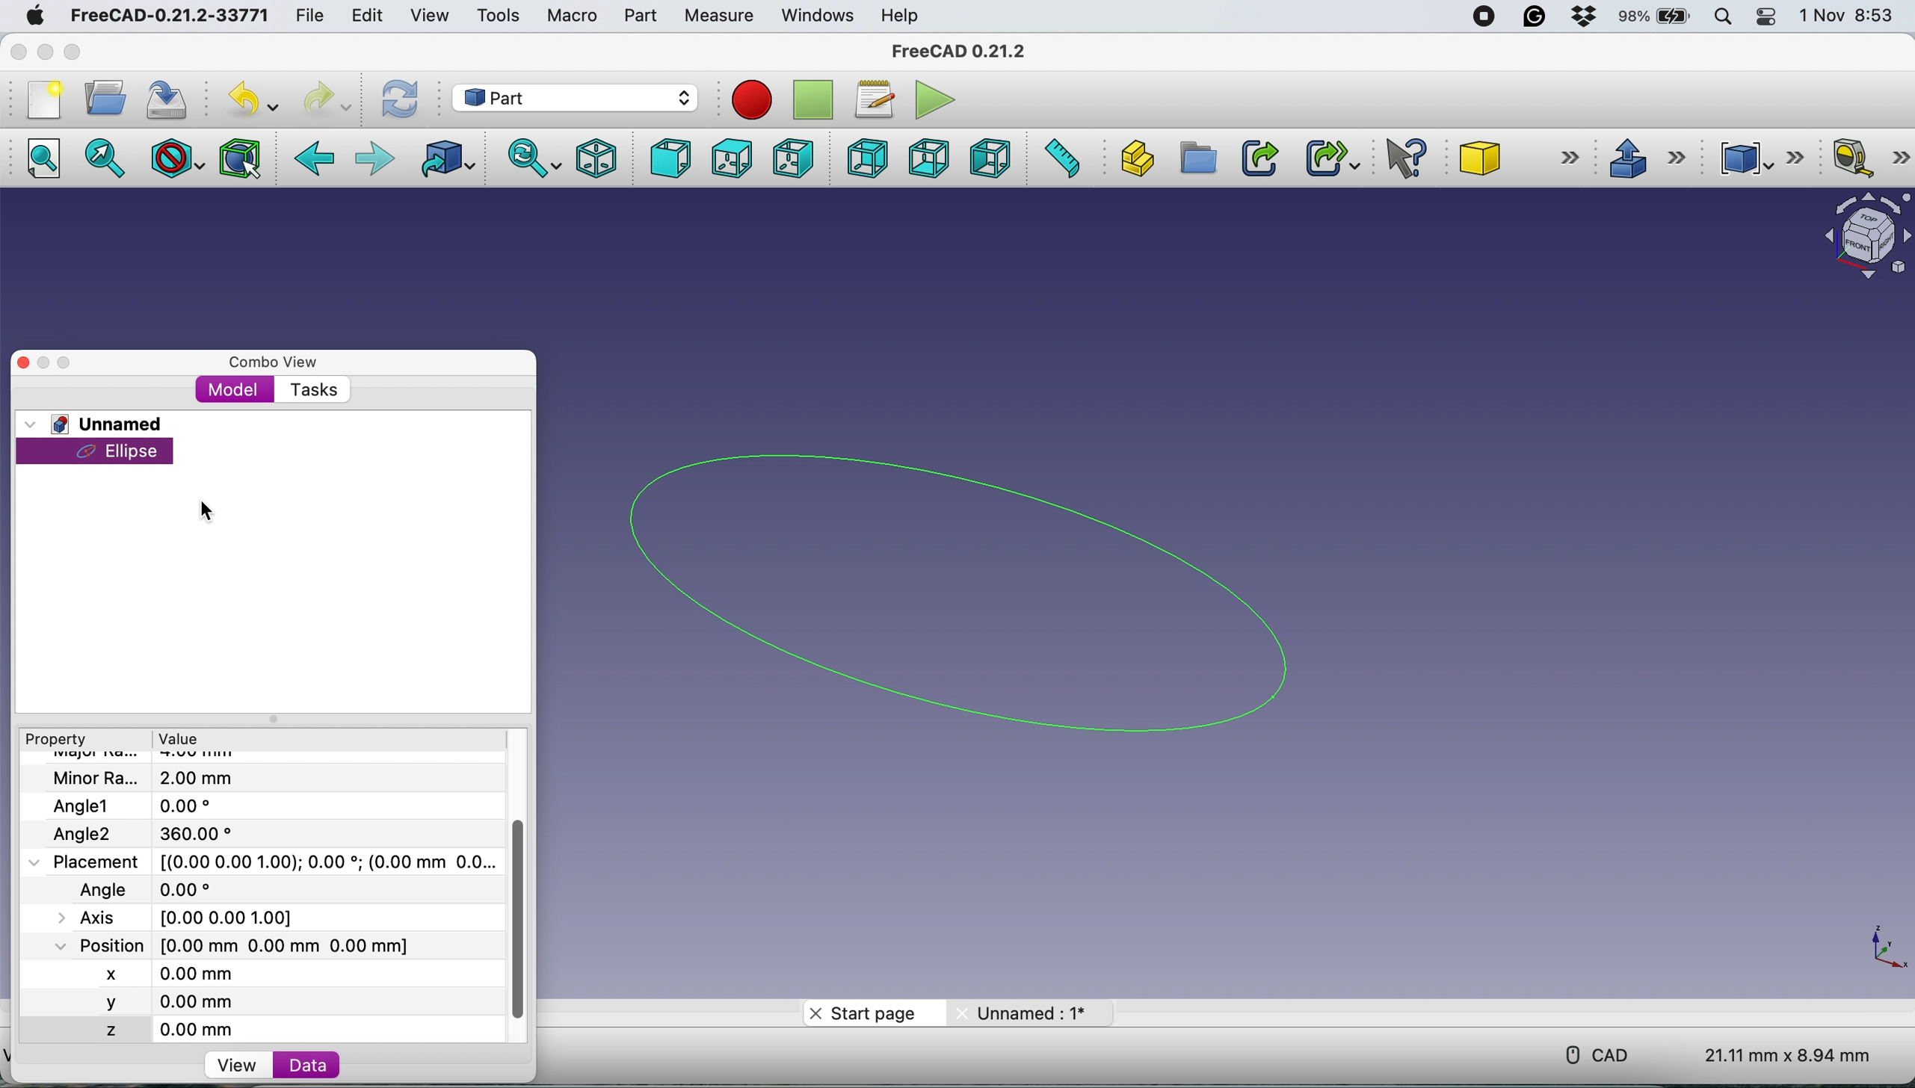 The image size is (1915, 1088). I want to click on front, so click(673, 160).